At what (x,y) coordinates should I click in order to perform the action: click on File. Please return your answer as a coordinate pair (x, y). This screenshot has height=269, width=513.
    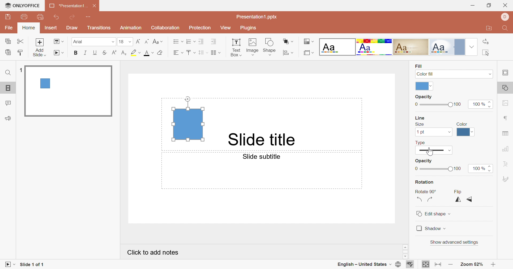
    Looking at the image, I should click on (9, 28).